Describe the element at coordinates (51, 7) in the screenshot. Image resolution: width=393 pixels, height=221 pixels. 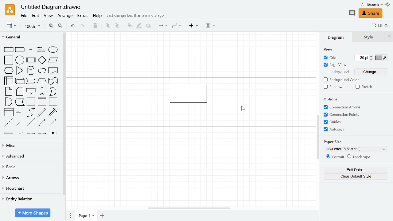
I see `Current window` at that location.